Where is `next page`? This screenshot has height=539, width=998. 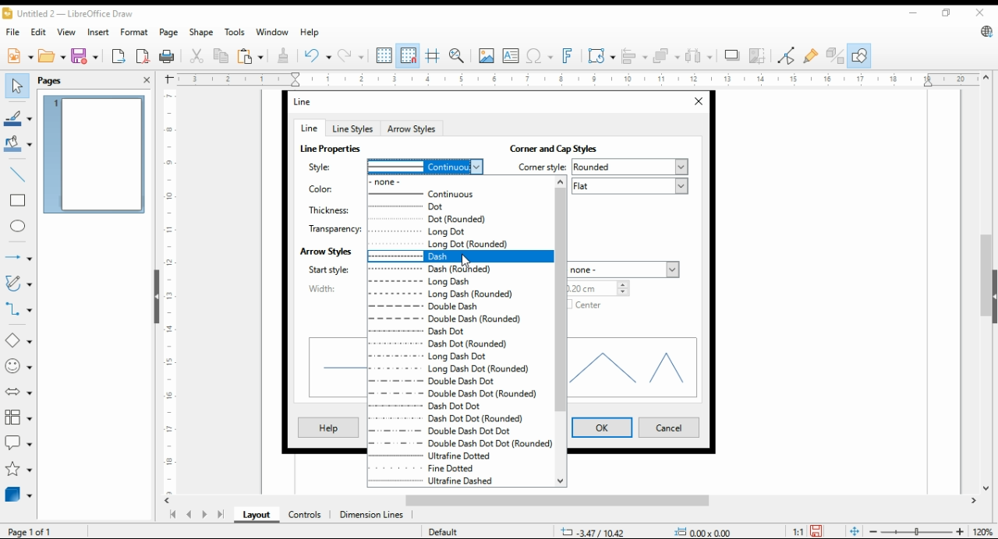
next page is located at coordinates (203, 515).